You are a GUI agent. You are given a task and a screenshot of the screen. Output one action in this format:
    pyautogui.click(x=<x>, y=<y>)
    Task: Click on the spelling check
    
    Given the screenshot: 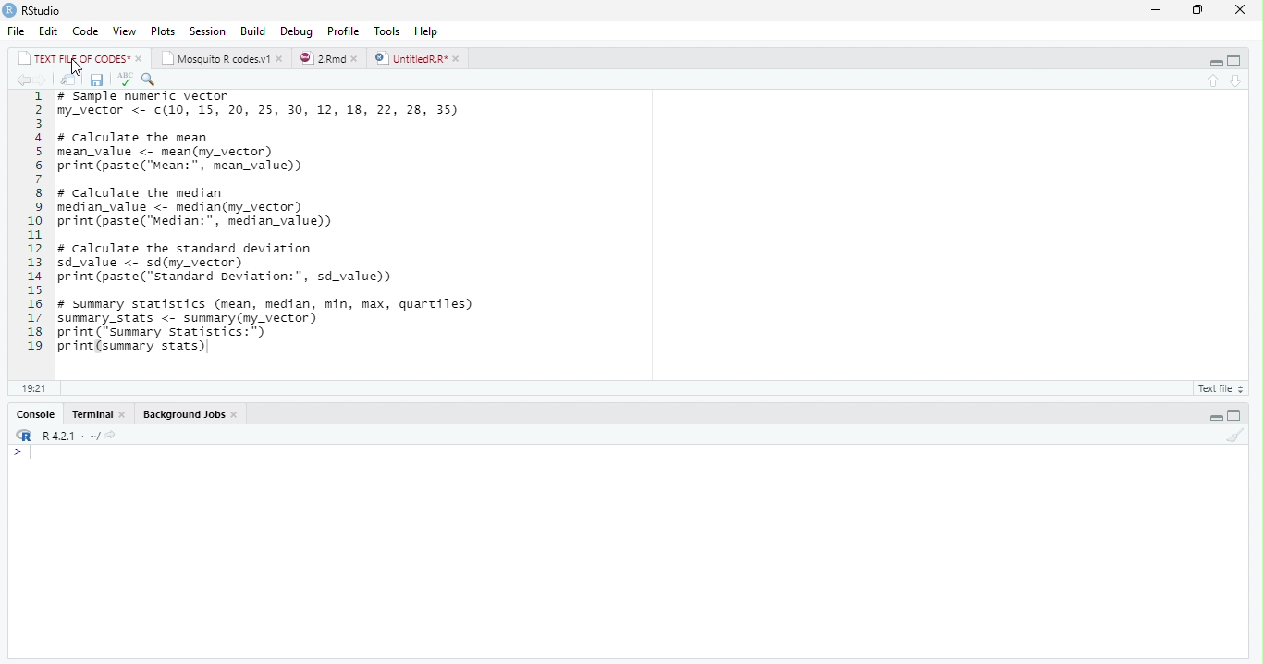 What is the action you would take?
    pyautogui.click(x=125, y=80)
    